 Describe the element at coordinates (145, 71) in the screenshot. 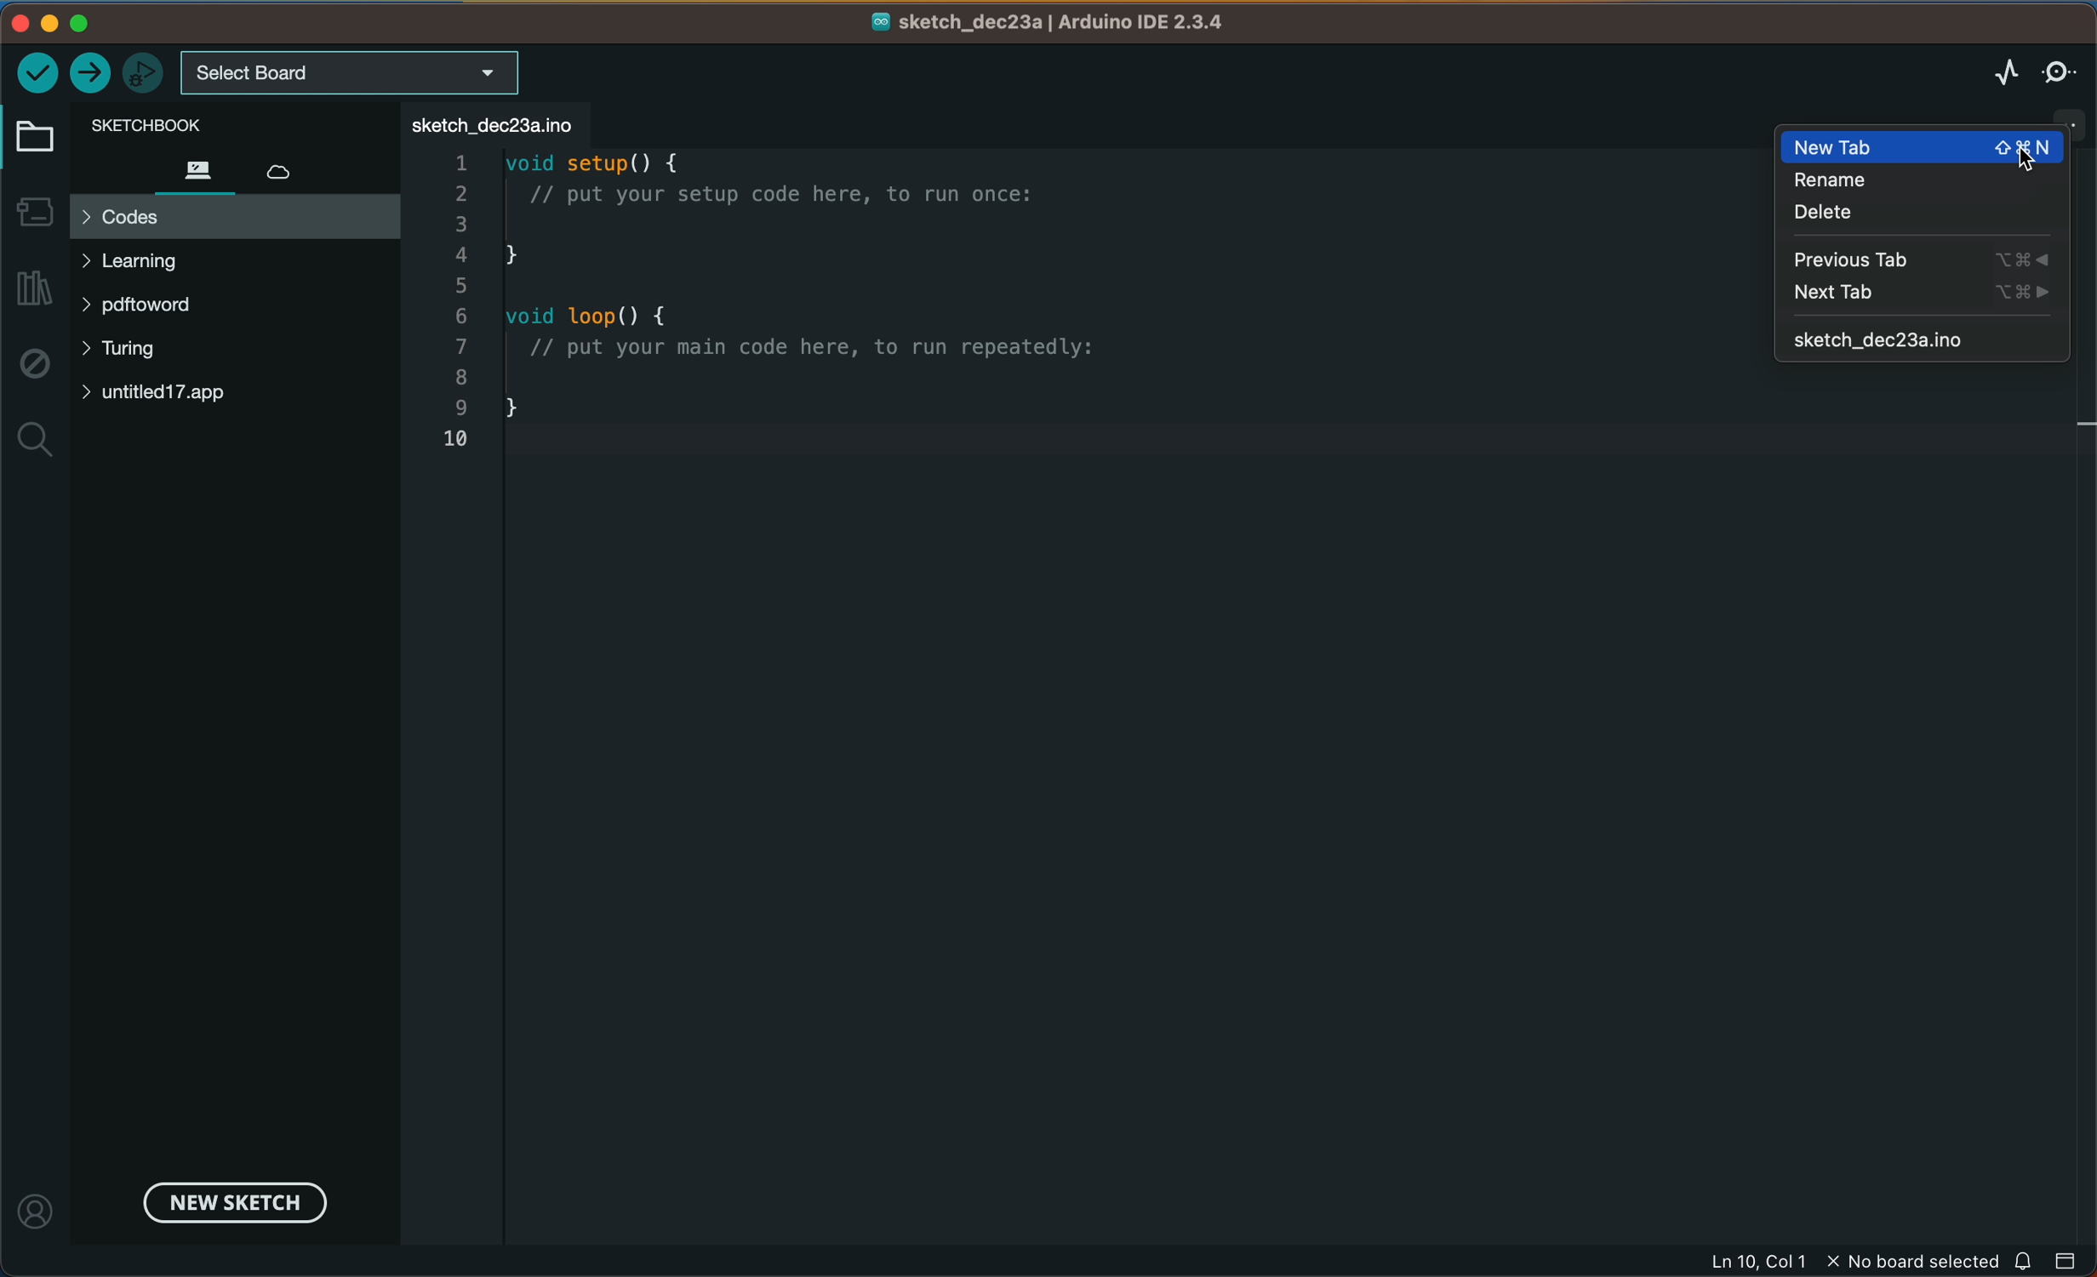

I see `debugger` at that location.